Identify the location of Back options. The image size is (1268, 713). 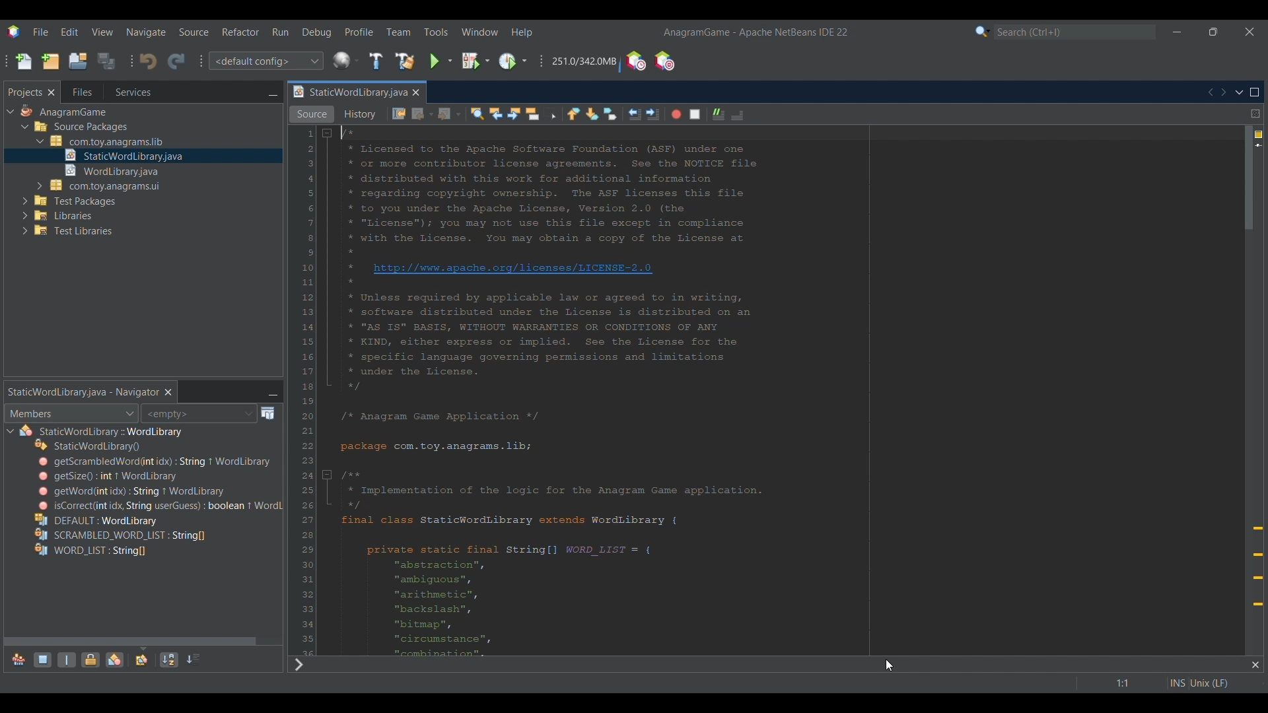
(431, 115).